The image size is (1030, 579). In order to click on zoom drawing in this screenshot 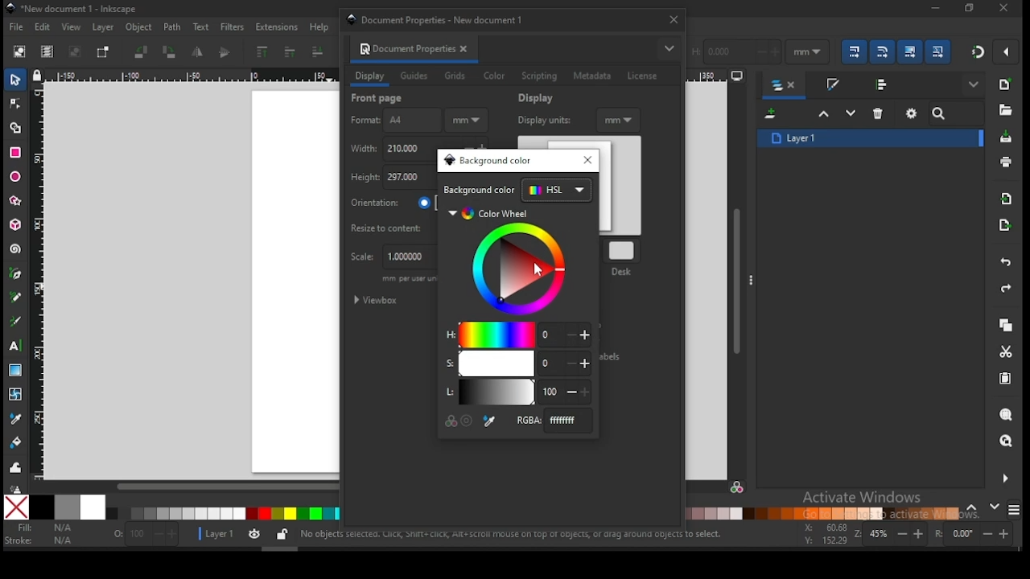, I will do `click(1007, 442)`.